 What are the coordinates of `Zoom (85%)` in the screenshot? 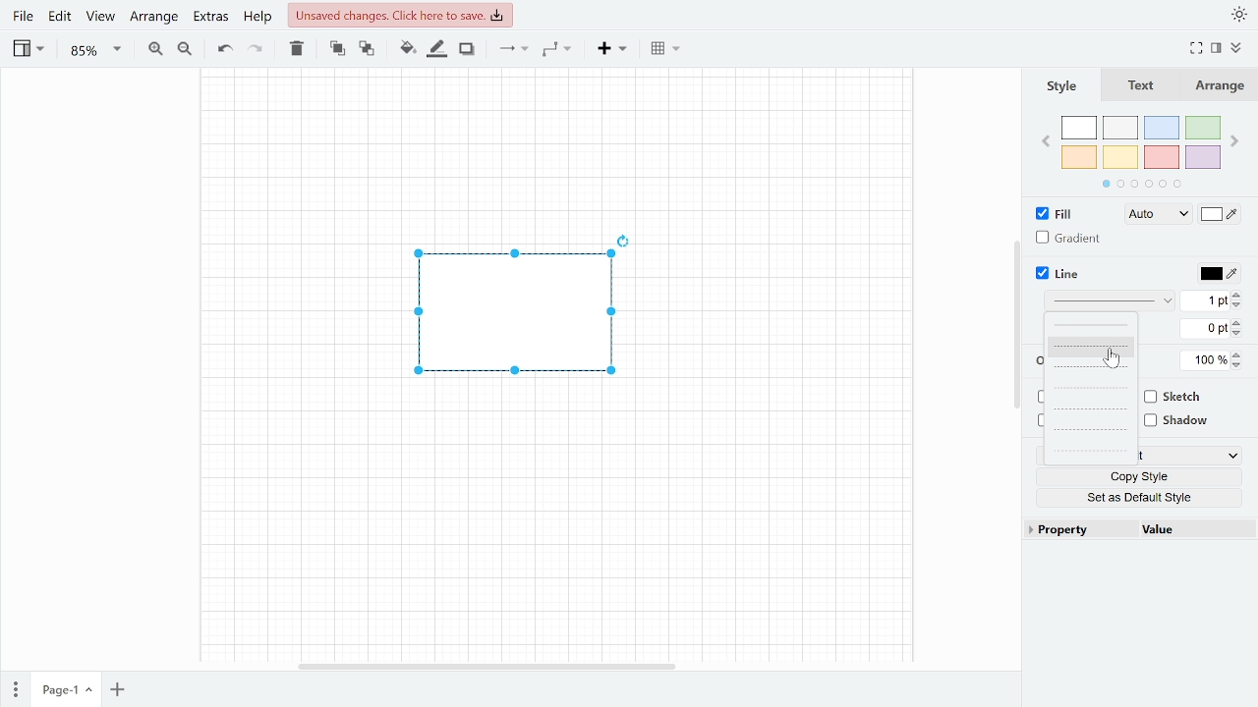 It's located at (92, 51).